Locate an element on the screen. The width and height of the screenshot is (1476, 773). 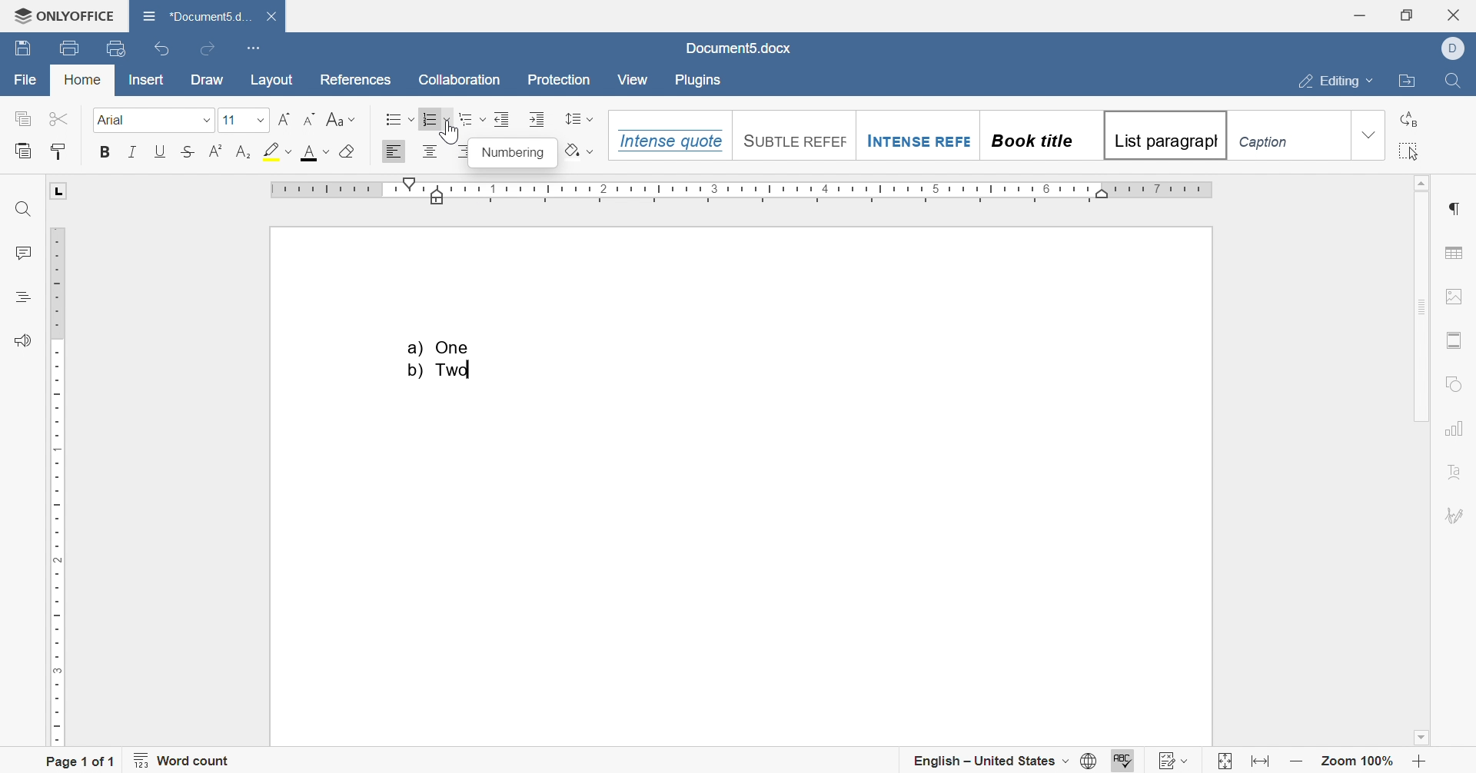
layout is located at coordinates (271, 80).